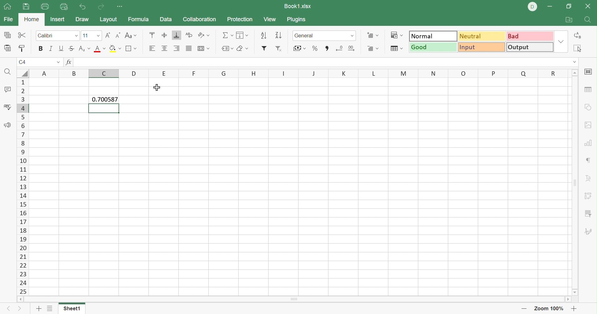 This screenshot has width=597, height=314. I want to click on Home, so click(33, 19).